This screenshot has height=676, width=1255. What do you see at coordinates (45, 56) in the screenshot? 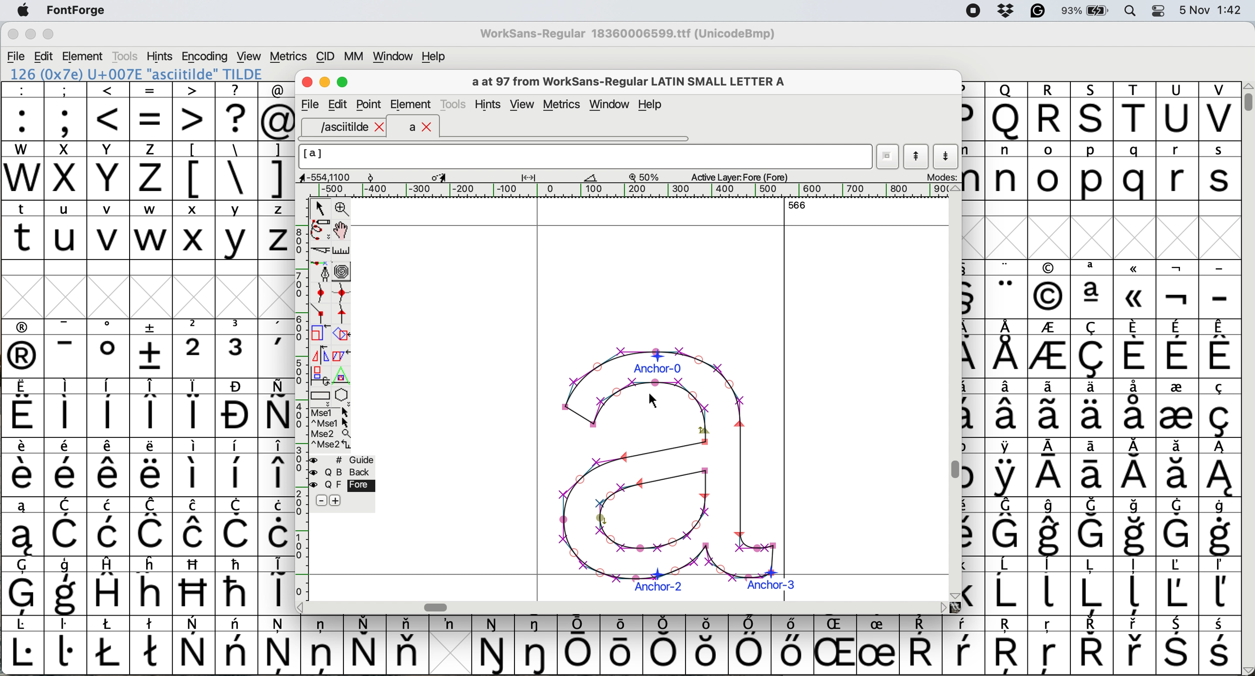
I see `edit` at bounding box center [45, 56].